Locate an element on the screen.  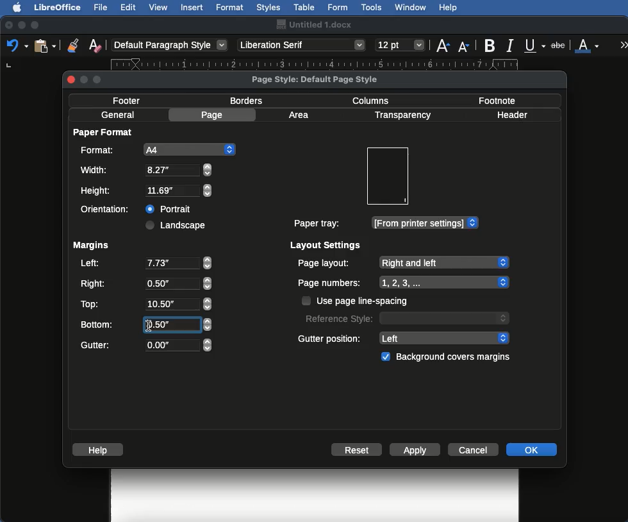
Landscape is located at coordinates (178, 225).